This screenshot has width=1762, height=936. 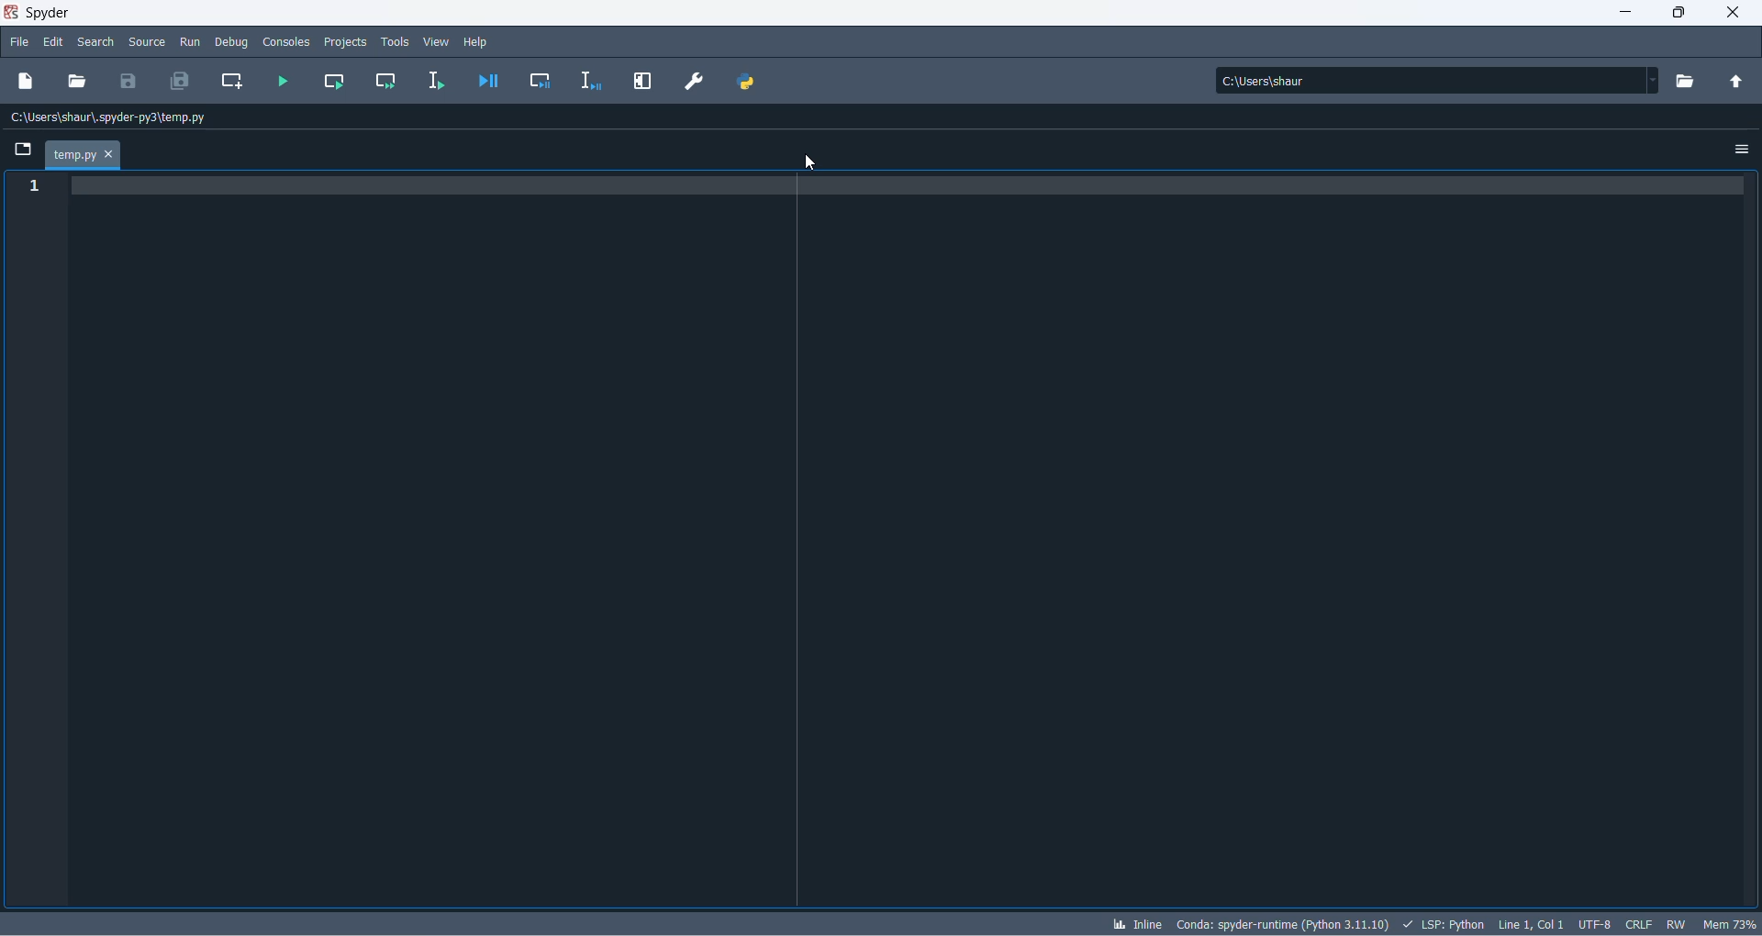 What do you see at coordinates (387, 81) in the screenshot?
I see `run current cell` at bounding box center [387, 81].